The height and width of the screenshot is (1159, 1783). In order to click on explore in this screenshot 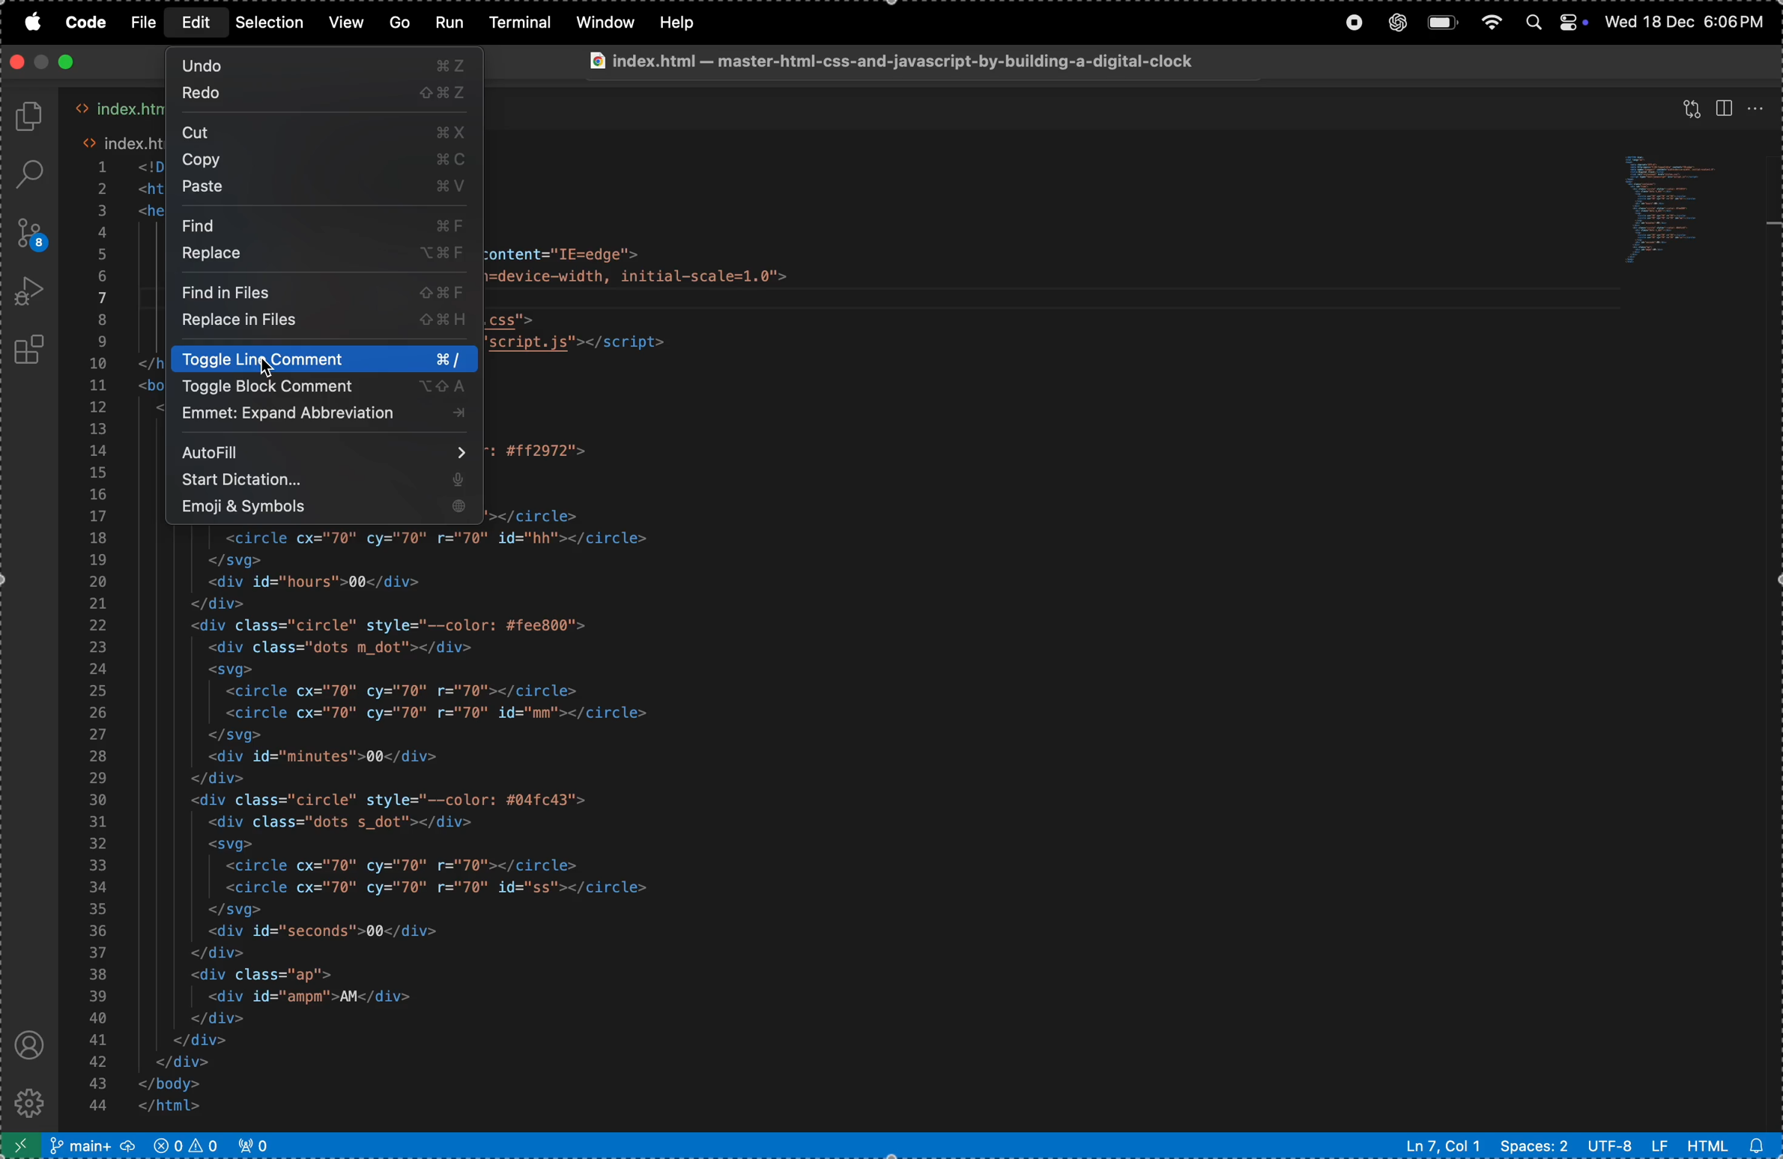, I will do `click(31, 118)`.